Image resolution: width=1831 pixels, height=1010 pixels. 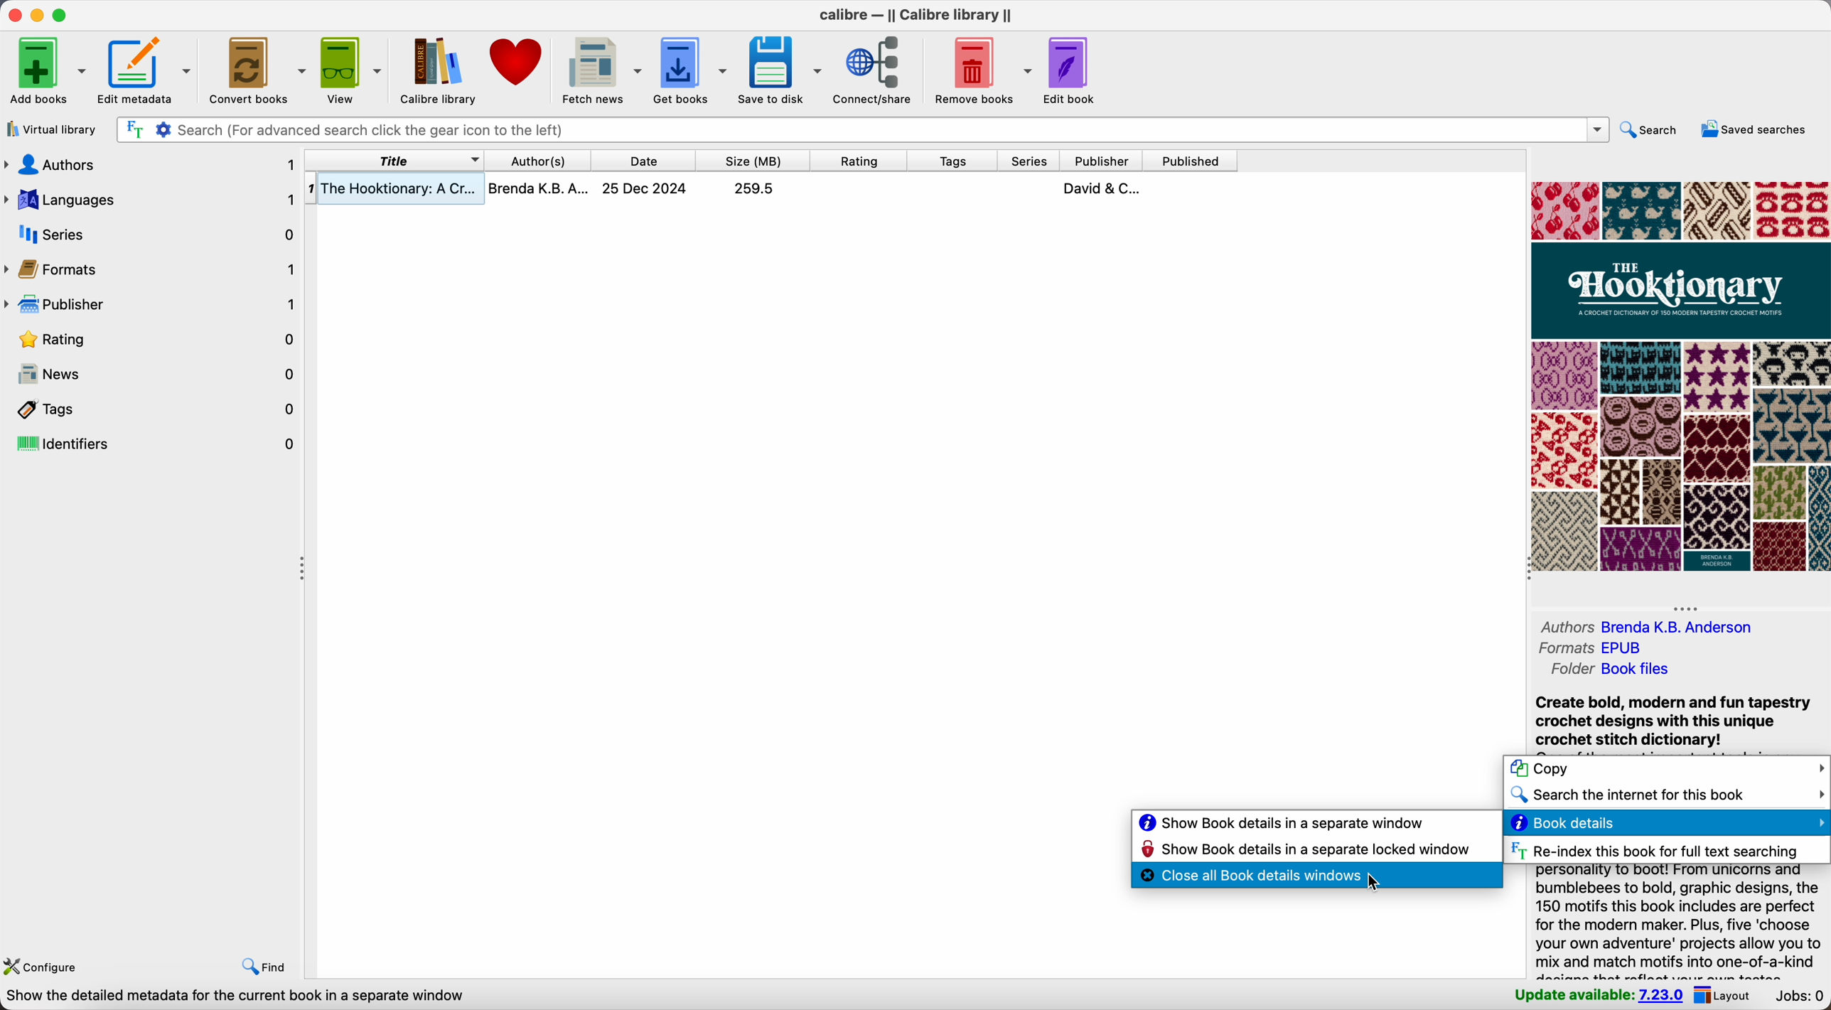 What do you see at coordinates (1191, 160) in the screenshot?
I see `published` at bounding box center [1191, 160].